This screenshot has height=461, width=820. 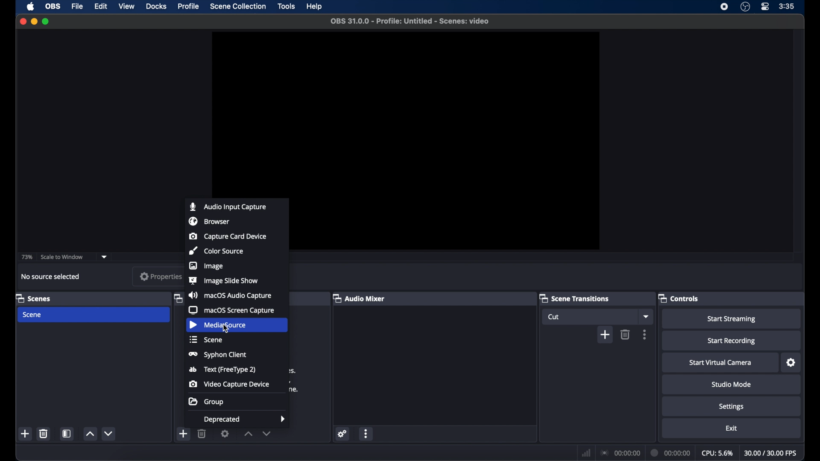 I want to click on scene, so click(x=33, y=315).